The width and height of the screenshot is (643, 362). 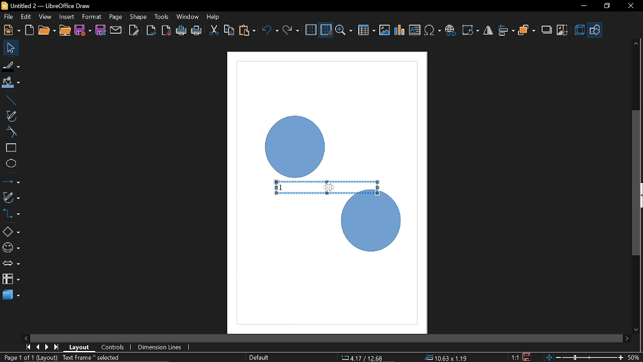 What do you see at coordinates (10, 132) in the screenshot?
I see `curve` at bounding box center [10, 132].